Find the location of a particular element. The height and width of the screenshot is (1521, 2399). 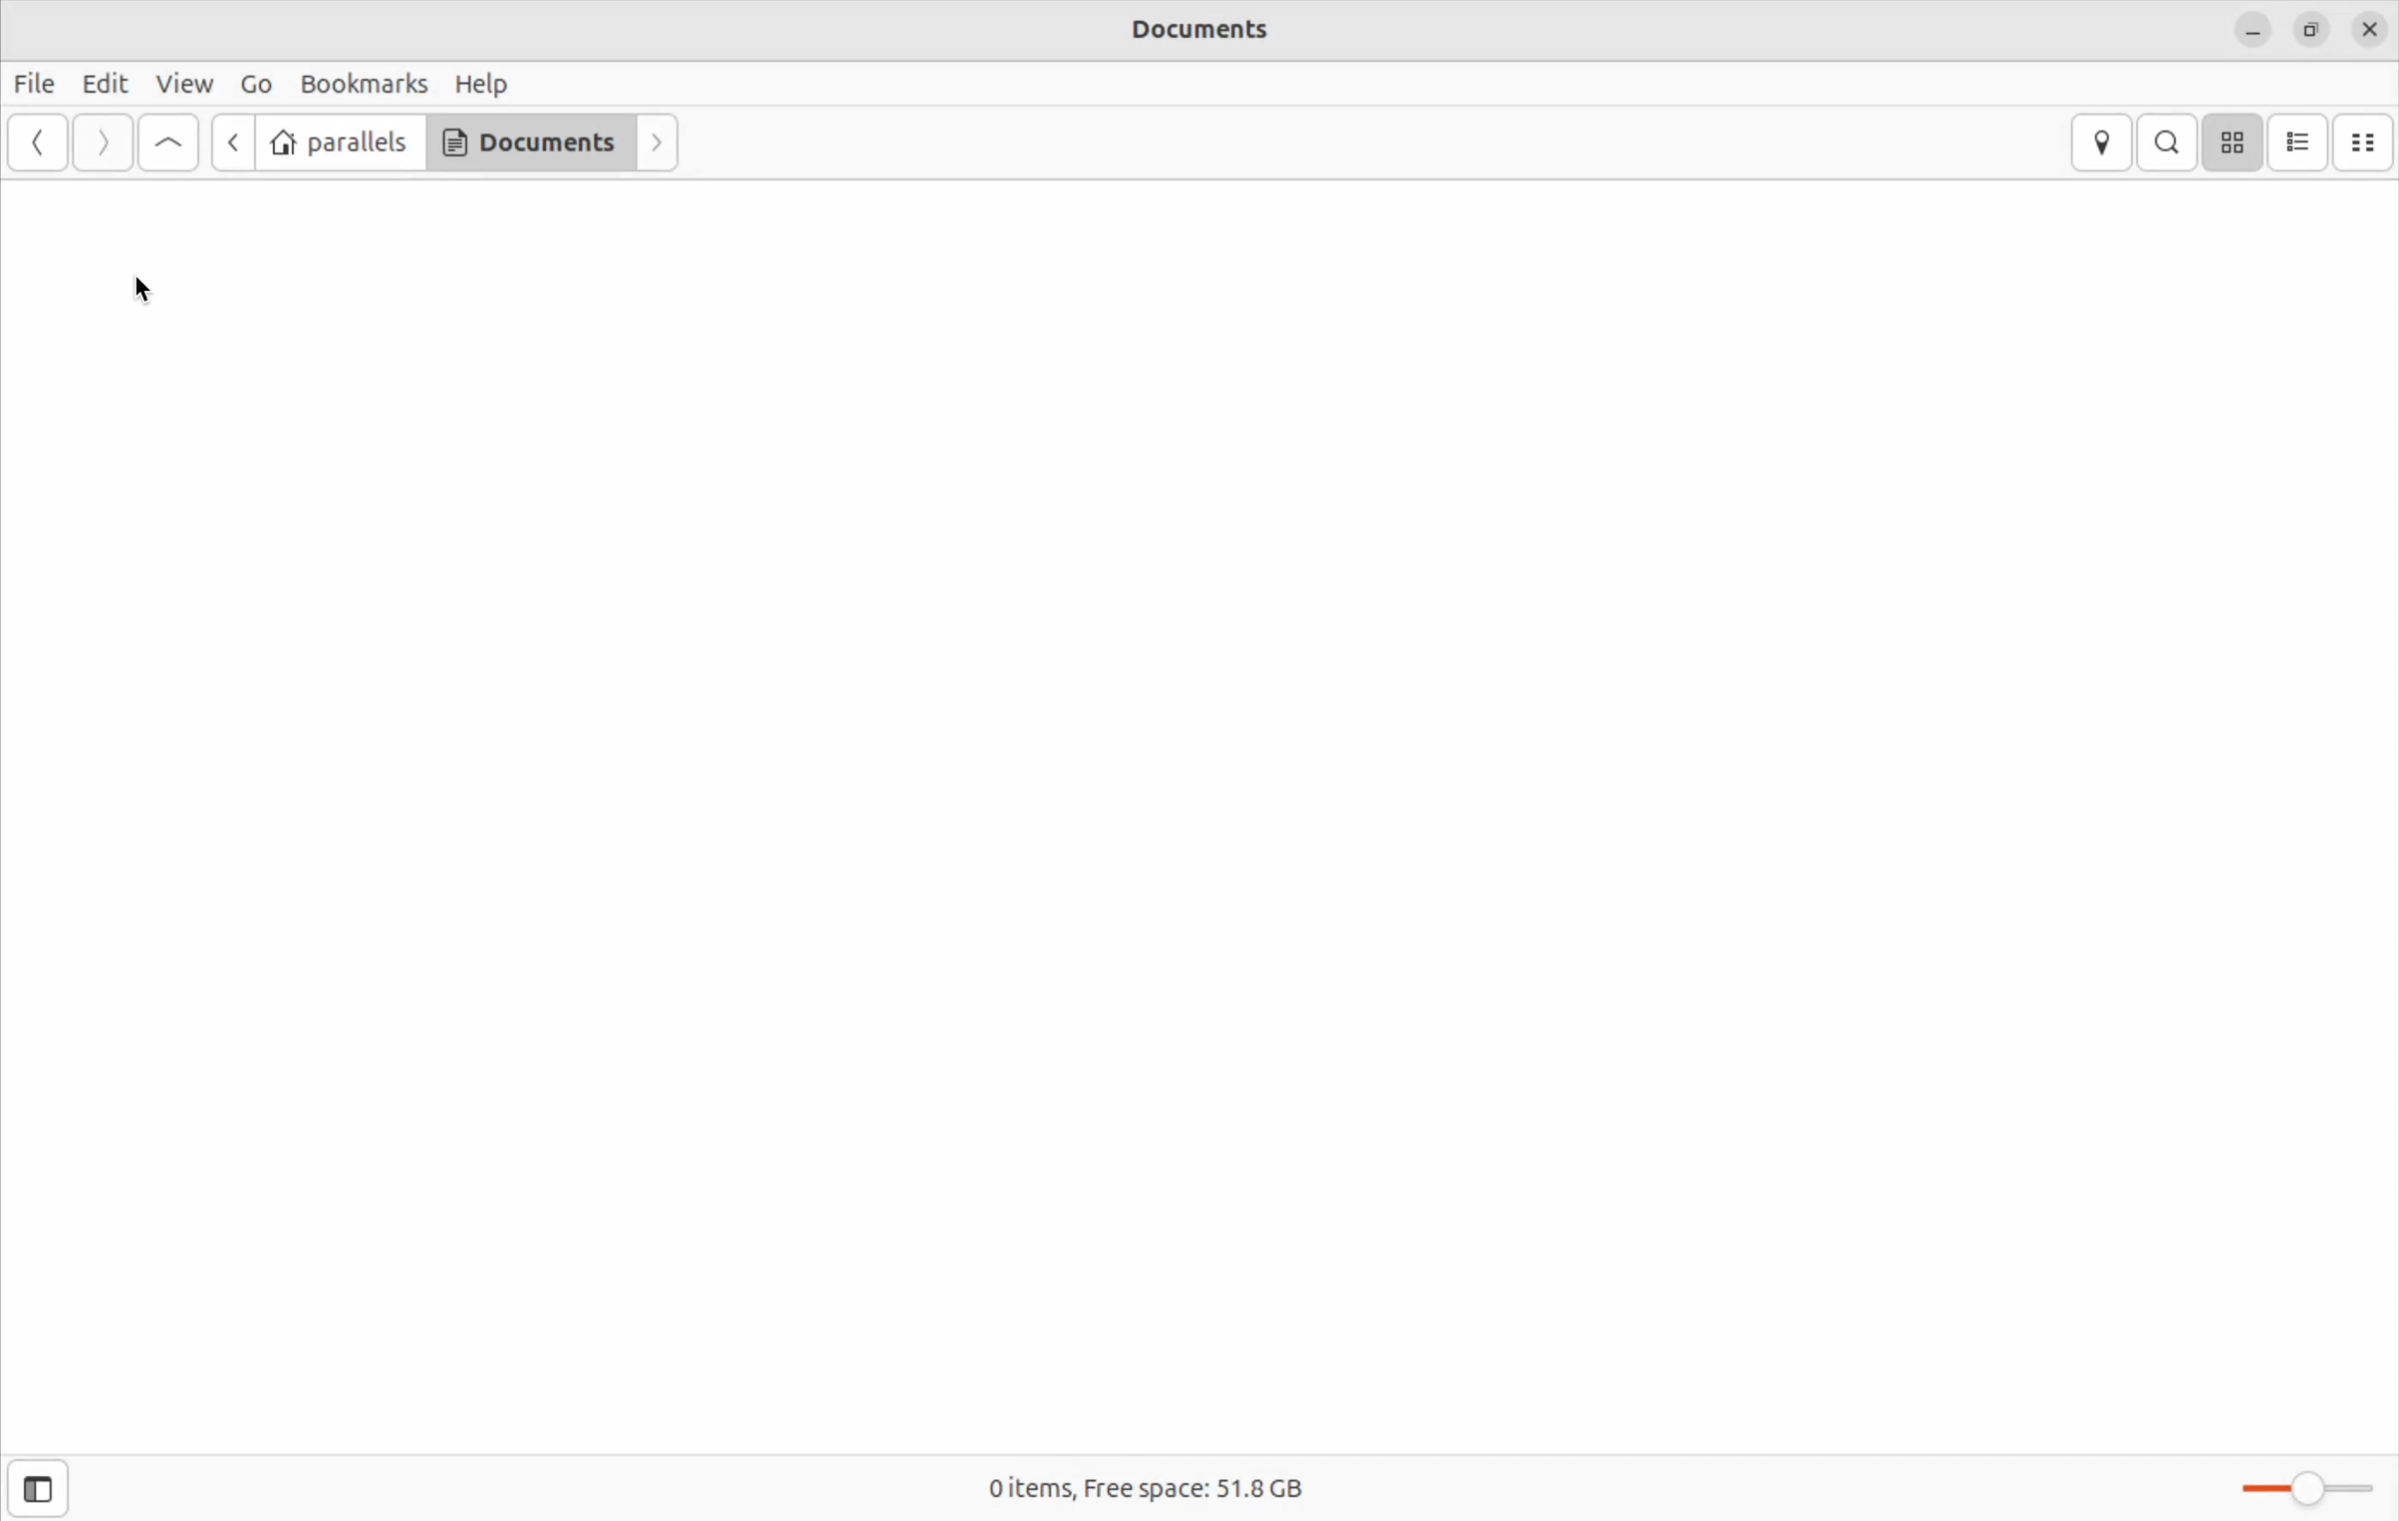

minimize is located at coordinates (2252, 31).